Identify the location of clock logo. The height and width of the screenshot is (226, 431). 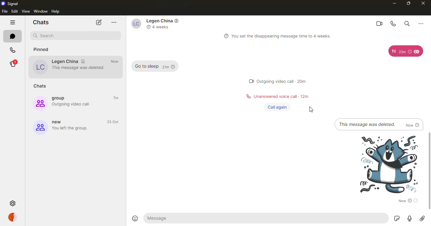
(148, 27).